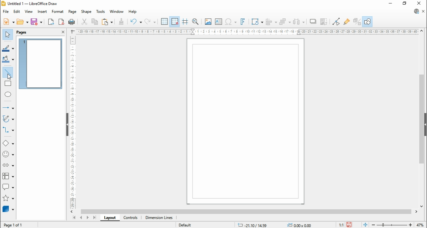 Image resolution: width=427 pixels, height=228 pixels. Describe the element at coordinates (8, 22) in the screenshot. I see `new` at that location.